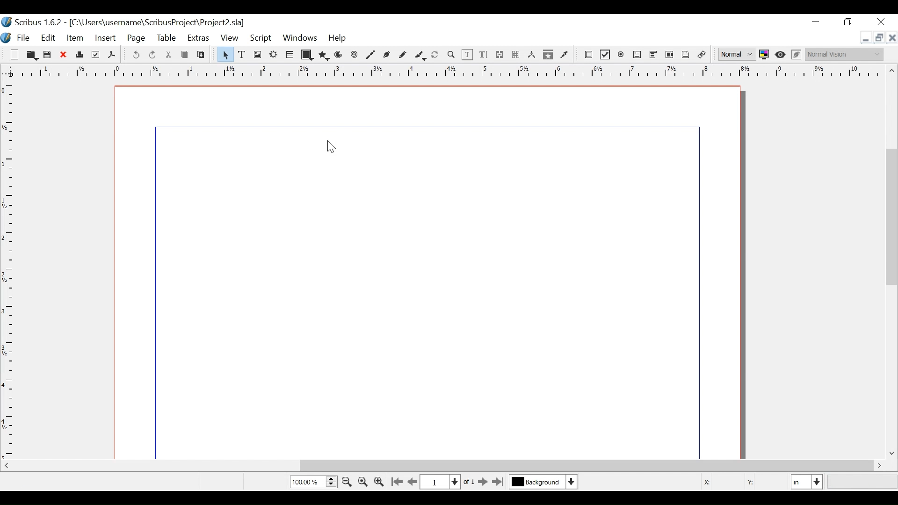  What do you see at coordinates (259, 38) in the screenshot?
I see `Script` at bounding box center [259, 38].